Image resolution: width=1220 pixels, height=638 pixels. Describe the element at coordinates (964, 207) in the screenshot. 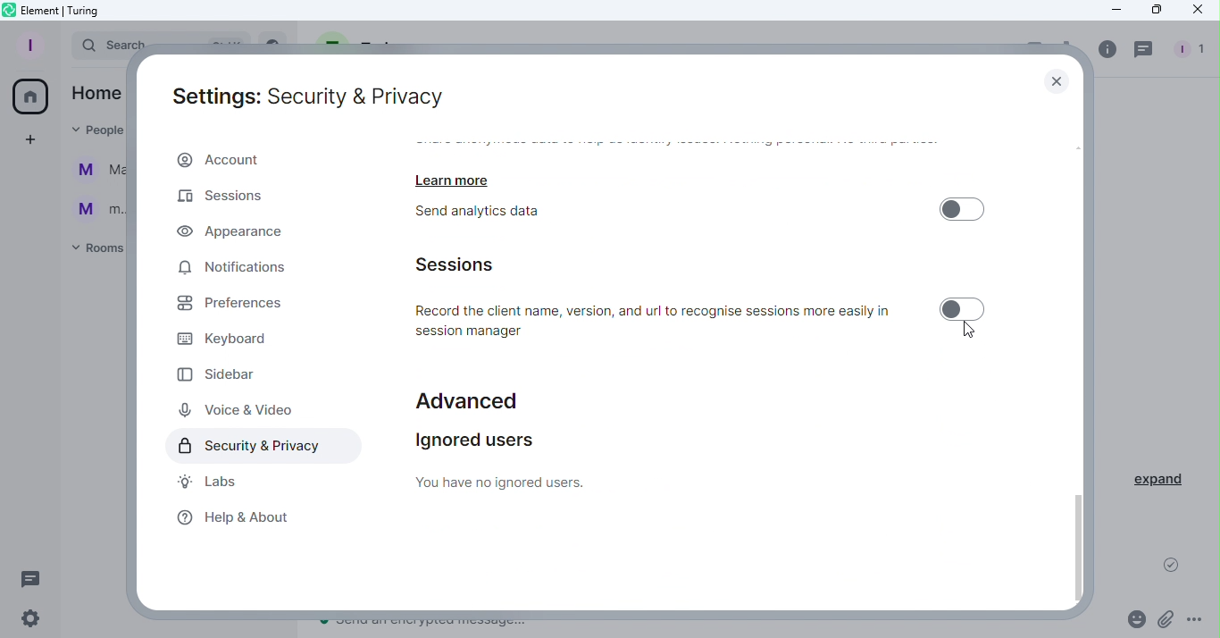

I see `Toggle` at that location.